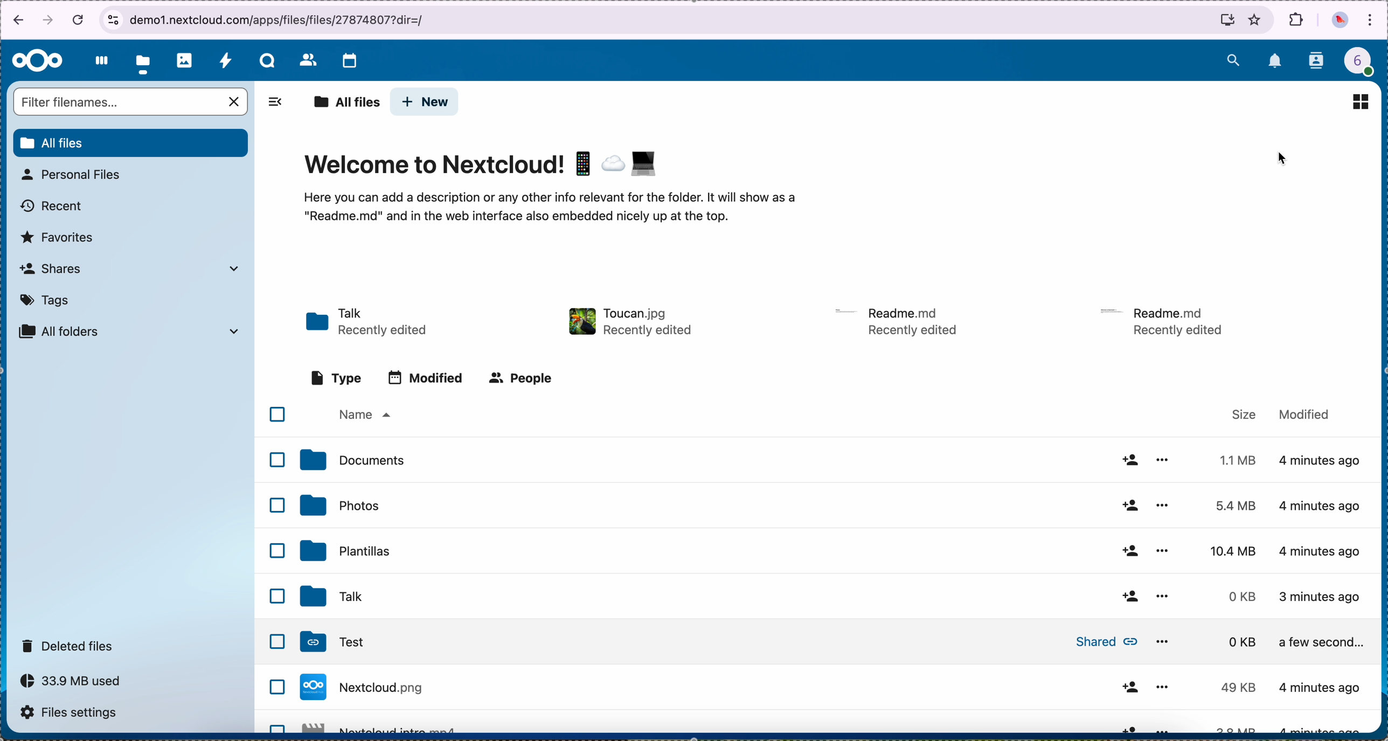  Describe the element at coordinates (1128, 504) in the screenshot. I see `share` at that location.